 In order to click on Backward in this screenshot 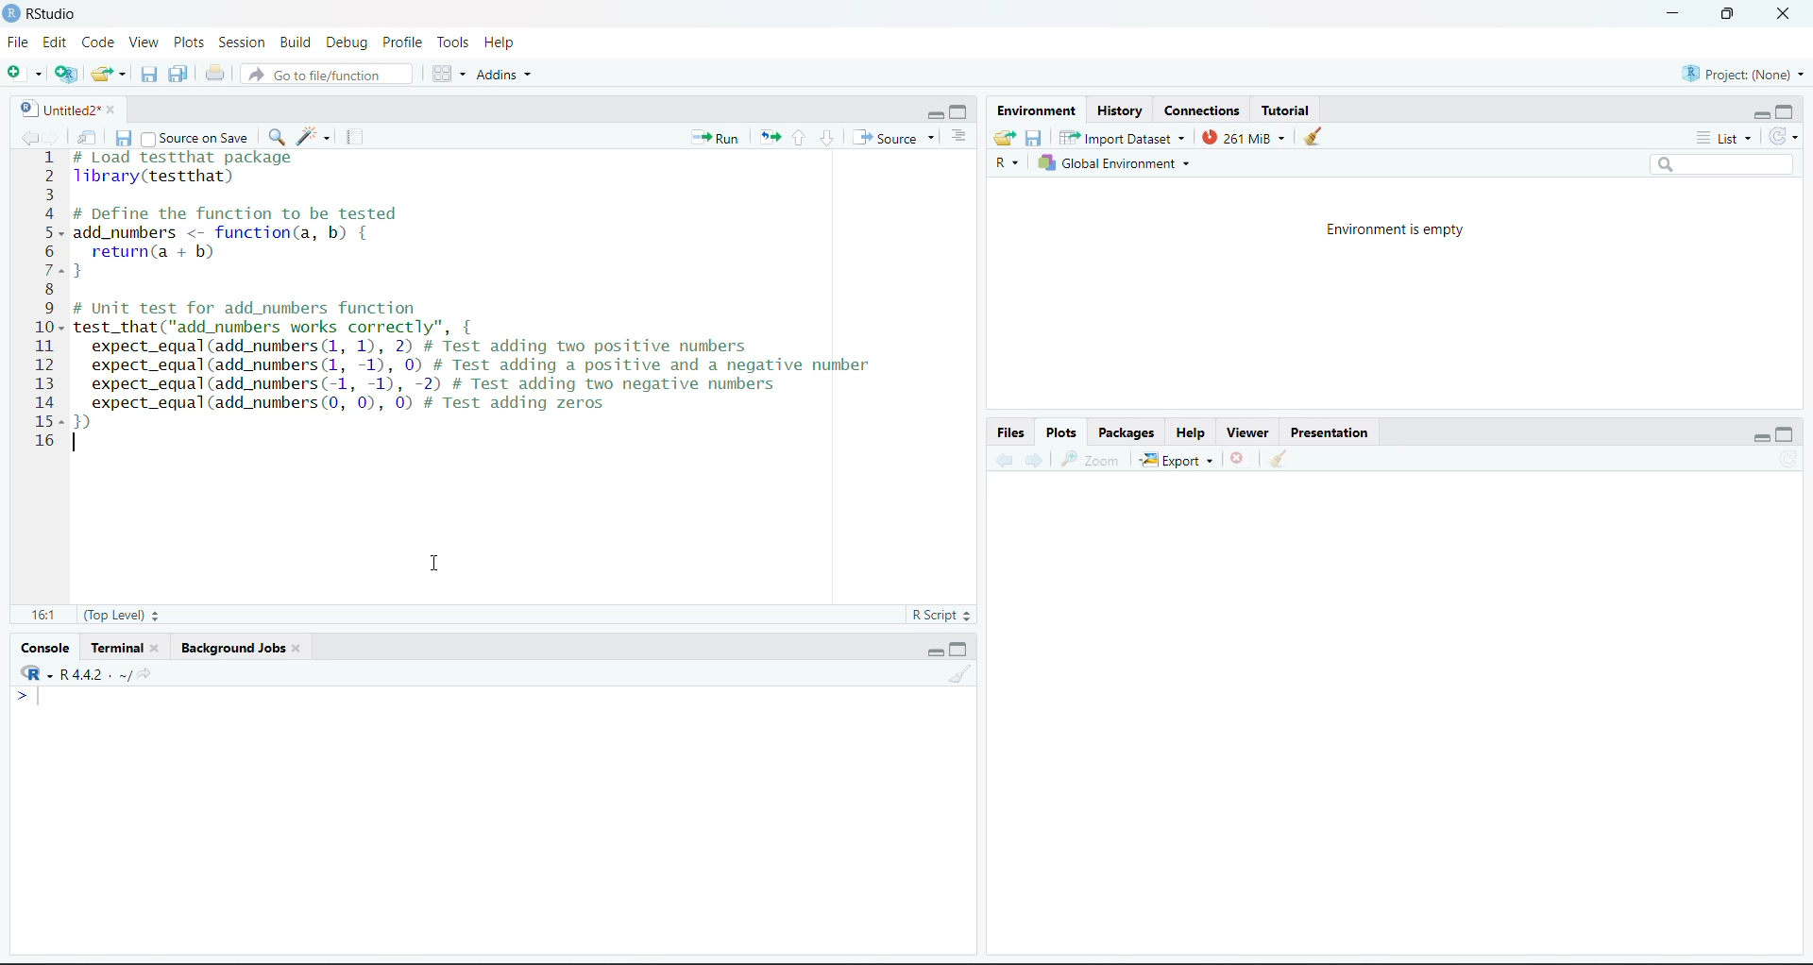, I will do `click(1003, 458)`.